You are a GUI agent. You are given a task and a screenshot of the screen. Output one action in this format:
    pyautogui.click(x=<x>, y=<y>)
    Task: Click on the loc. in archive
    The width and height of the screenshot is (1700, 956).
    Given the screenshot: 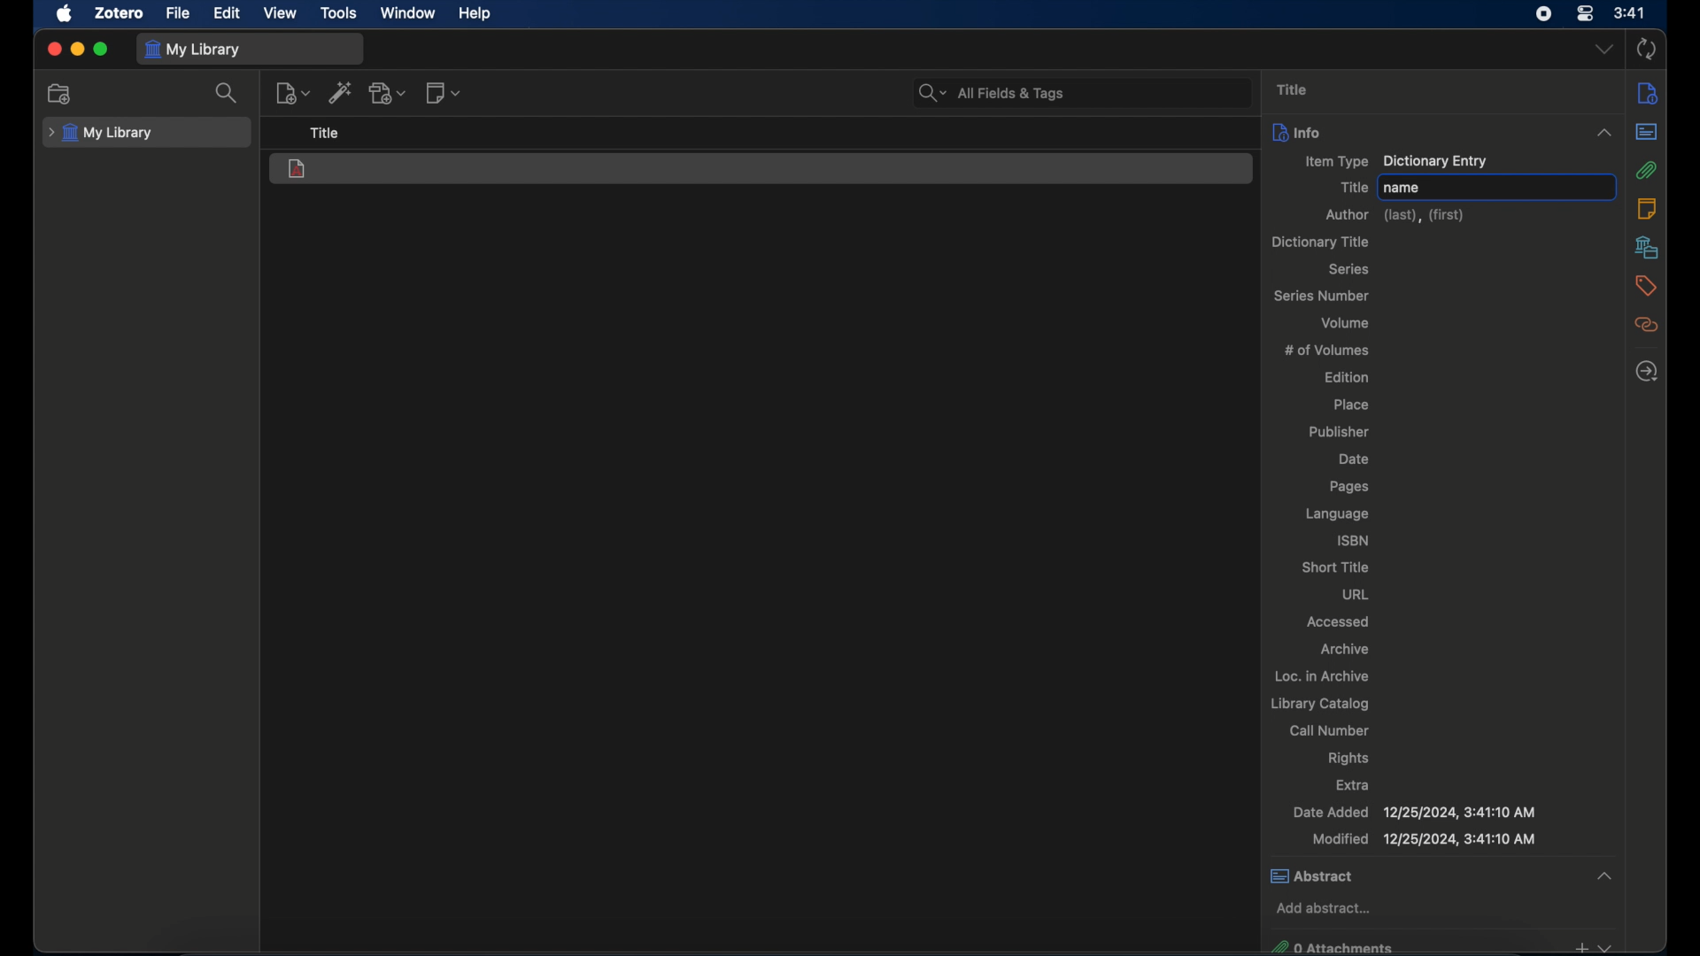 What is the action you would take?
    pyautogui.click(x=1322, y=675)
    